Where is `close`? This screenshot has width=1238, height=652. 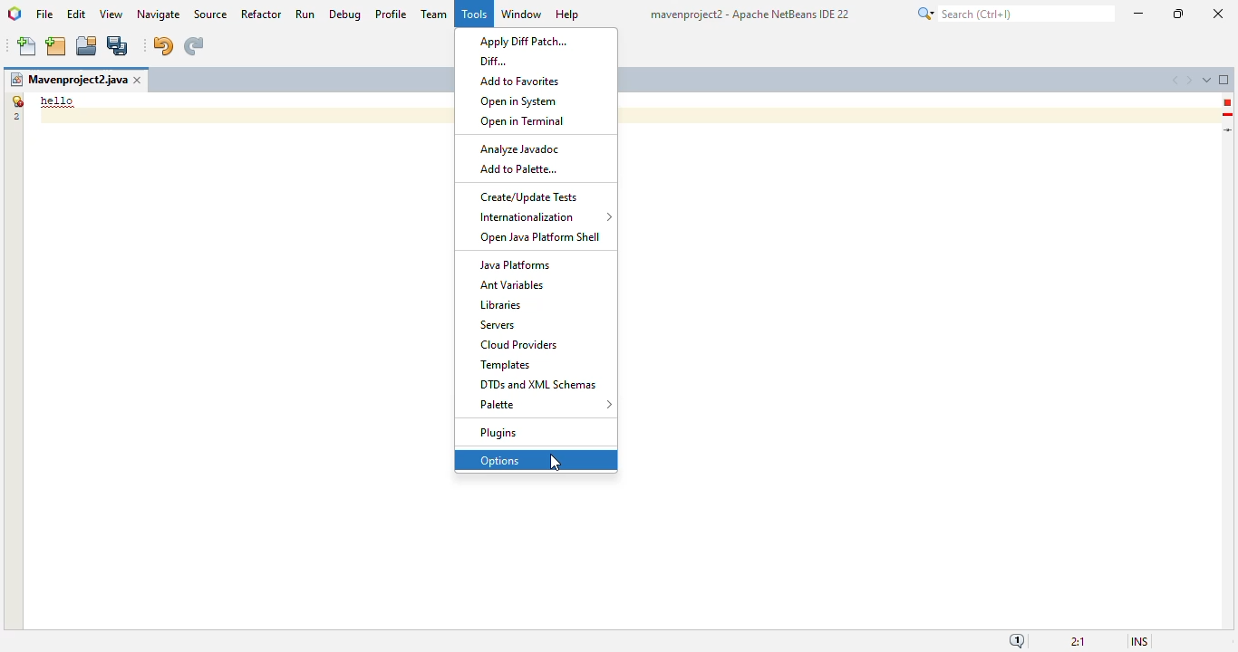 close is located at coordinates (1219, 14).